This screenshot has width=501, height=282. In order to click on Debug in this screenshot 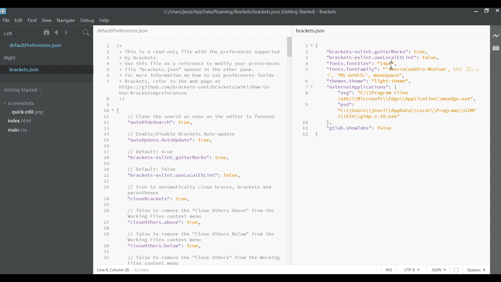, I will do `click(87, 20)`.